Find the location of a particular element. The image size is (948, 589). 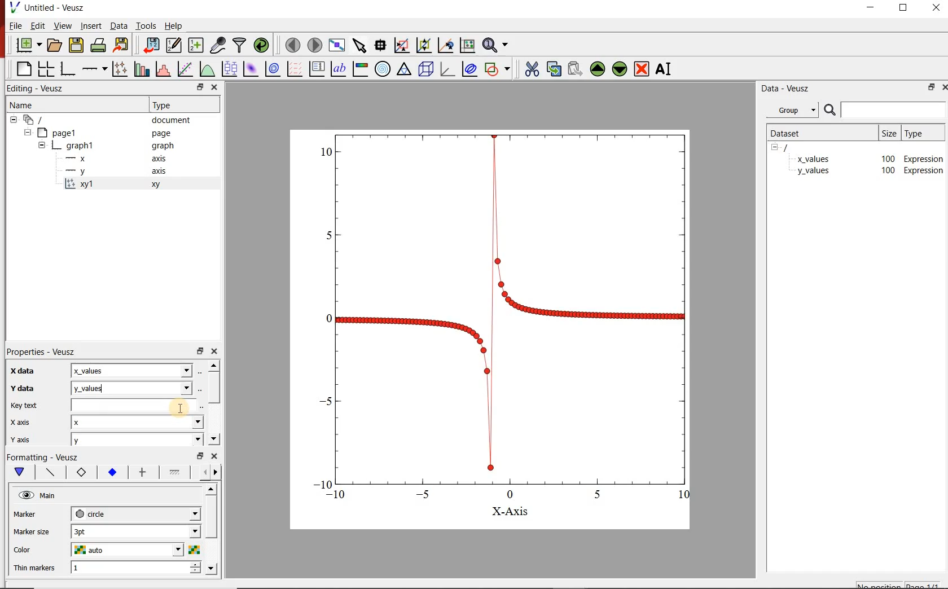

tools is located at coordinates (147, 25).